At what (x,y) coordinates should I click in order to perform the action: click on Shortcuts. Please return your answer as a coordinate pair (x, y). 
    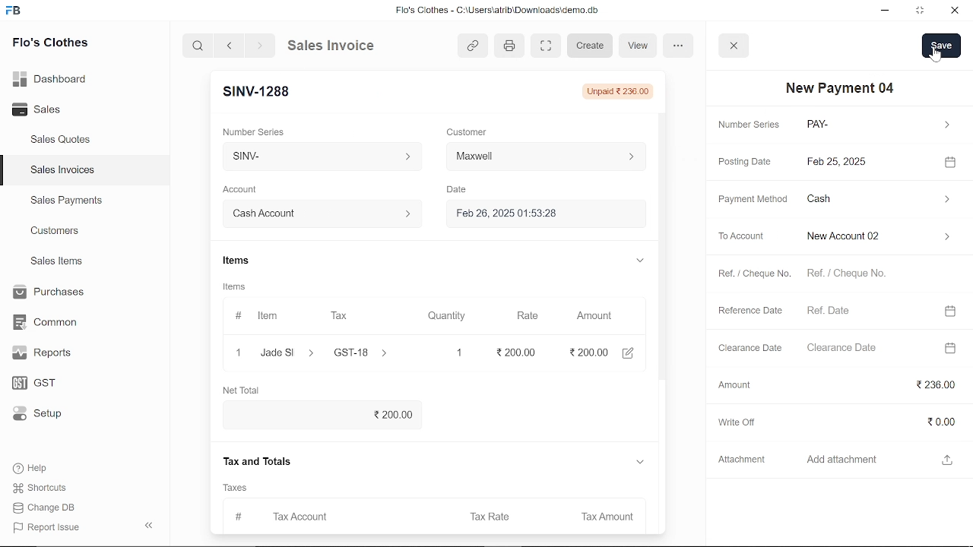
    Looking at the image, I should click on (48, 489).